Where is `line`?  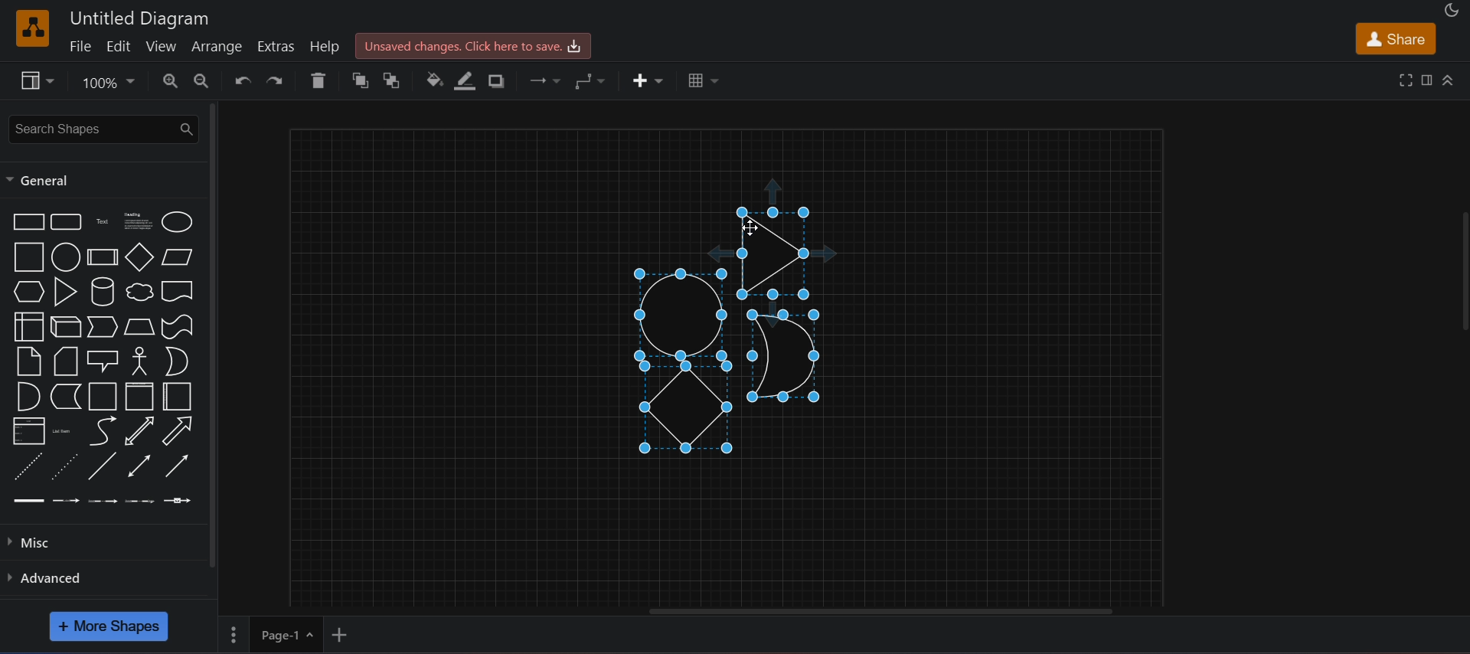
line is located at coordinates (104, 466).